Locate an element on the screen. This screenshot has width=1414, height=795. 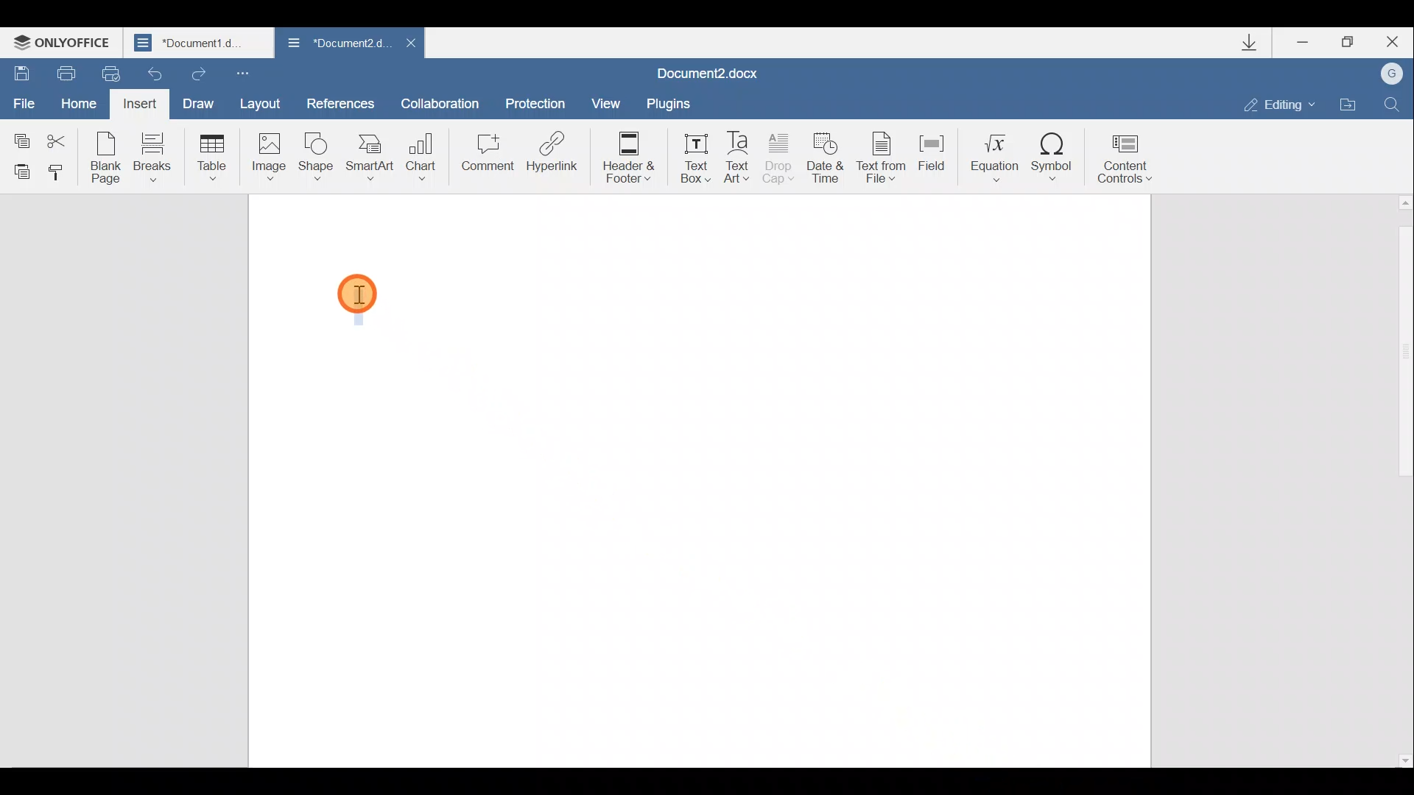
Collaboration is located at coordinates (440, 101).